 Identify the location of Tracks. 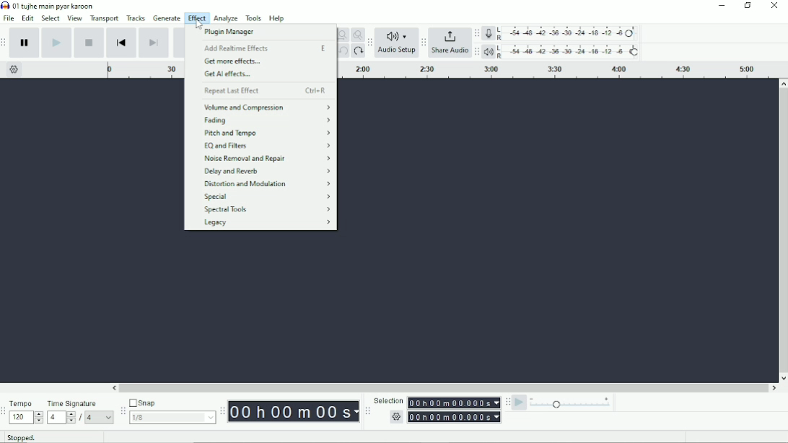
(136, 18).